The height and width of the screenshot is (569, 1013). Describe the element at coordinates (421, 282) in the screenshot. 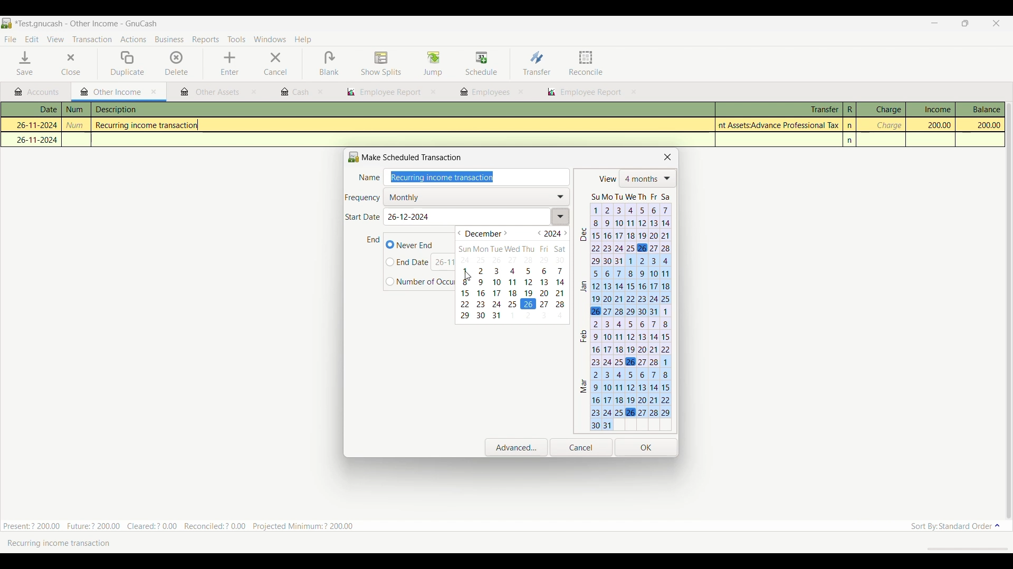

I see `Input number of finite occurrences` at that location.